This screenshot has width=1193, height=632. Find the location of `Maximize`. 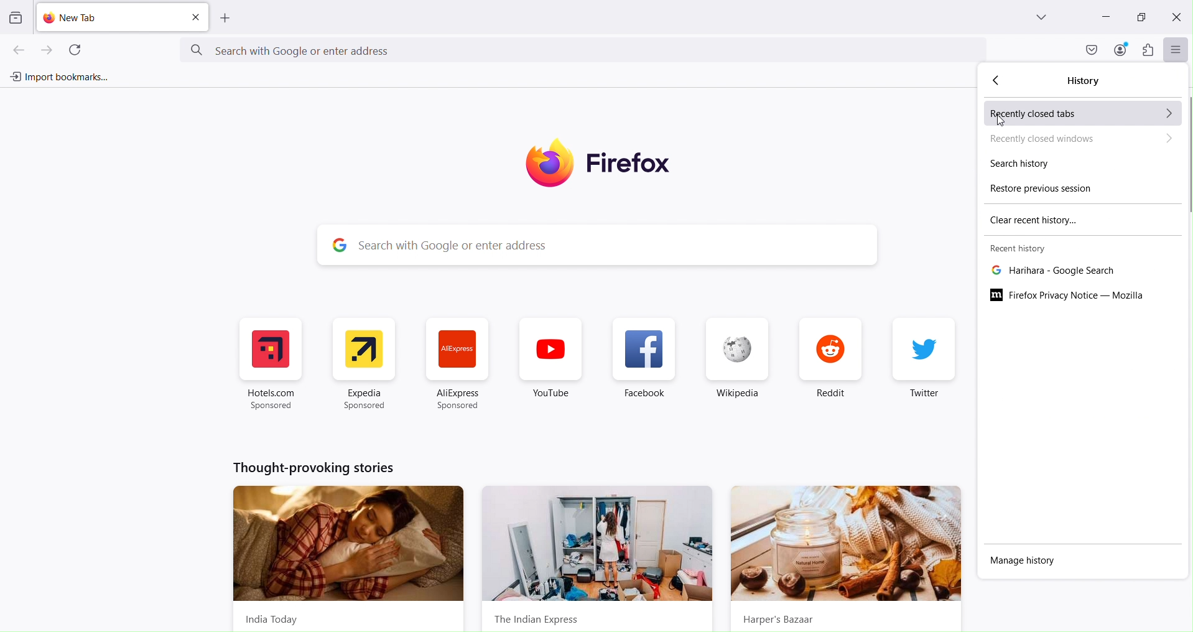

Maximize is located at coordinates (1141, 16).